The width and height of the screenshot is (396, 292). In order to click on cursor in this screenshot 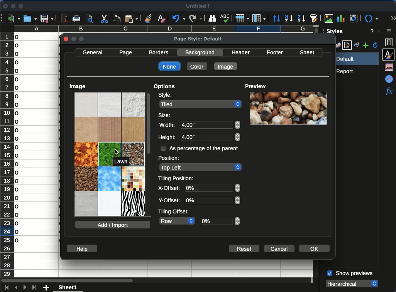, I will do `click(117, 152)`.